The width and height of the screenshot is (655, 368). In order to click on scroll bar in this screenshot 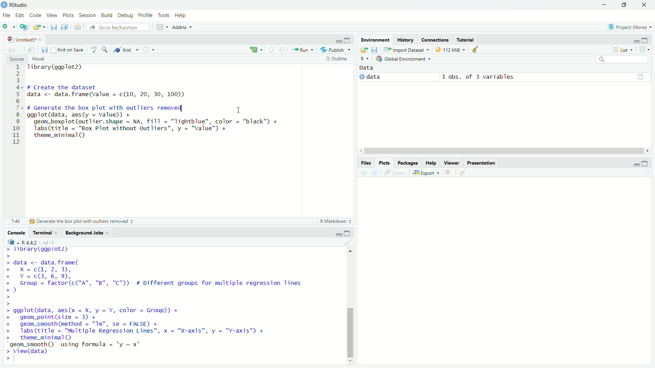, I will do `click(497, 150)`.